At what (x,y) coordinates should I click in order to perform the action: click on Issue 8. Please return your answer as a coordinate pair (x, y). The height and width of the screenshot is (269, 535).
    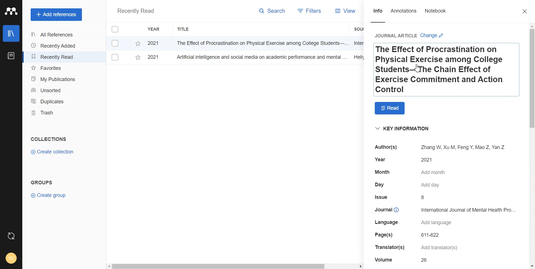
    Looking at the image, I should click on (407, 198).